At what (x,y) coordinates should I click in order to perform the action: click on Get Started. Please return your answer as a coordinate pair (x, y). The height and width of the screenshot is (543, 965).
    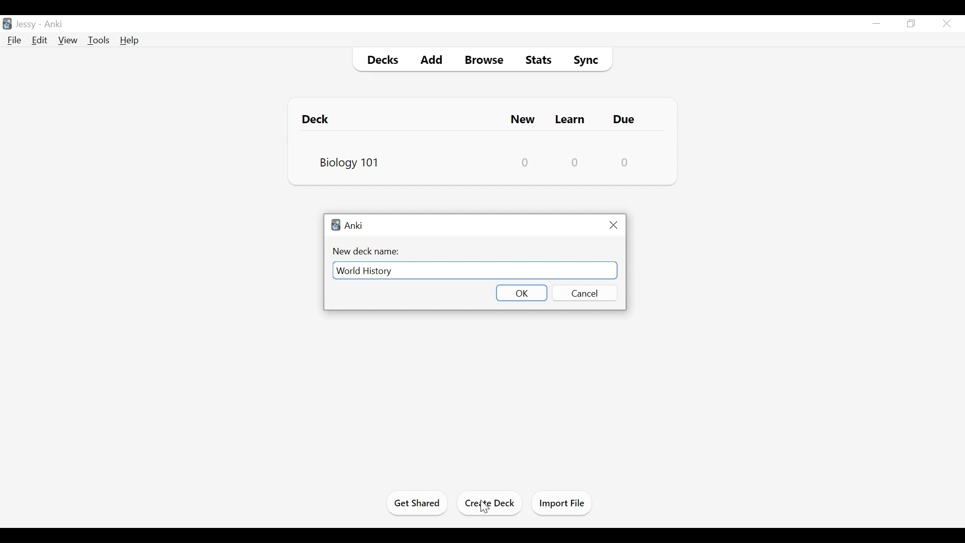
    Looking at the image, I should click on (419, 504).